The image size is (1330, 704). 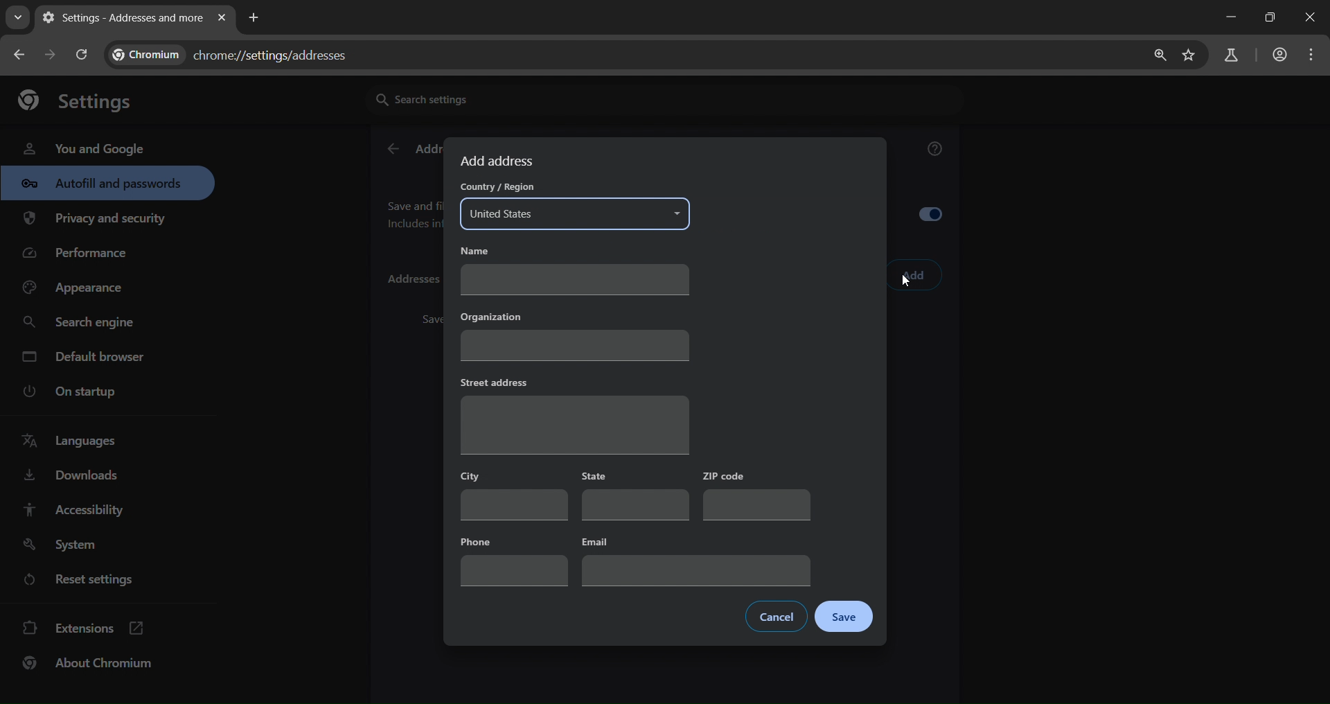 I want to click on chrome://settings/addresses, so click(x=240, y=52).